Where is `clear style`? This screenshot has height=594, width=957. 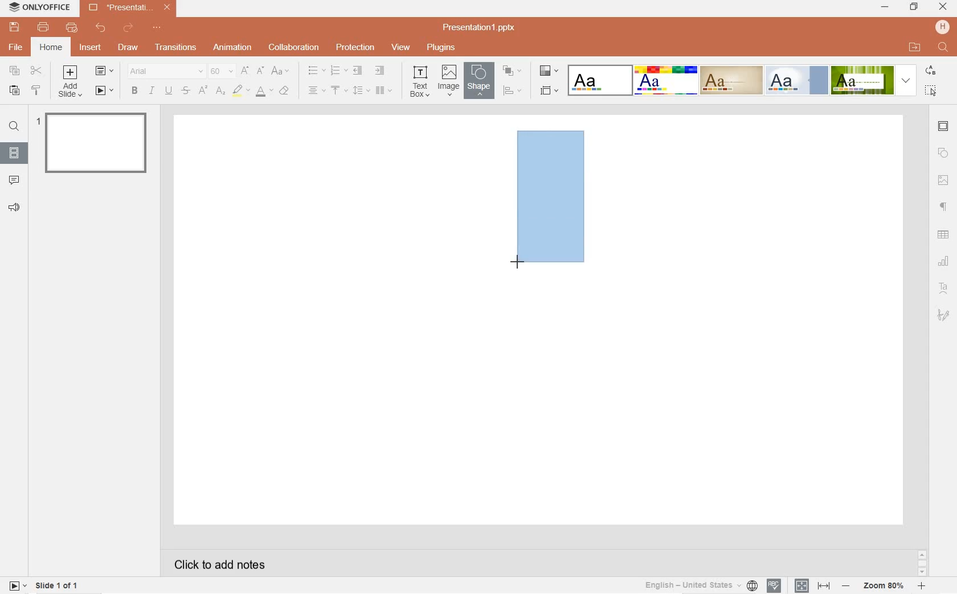
clear style is located at coordinates (286, 91).